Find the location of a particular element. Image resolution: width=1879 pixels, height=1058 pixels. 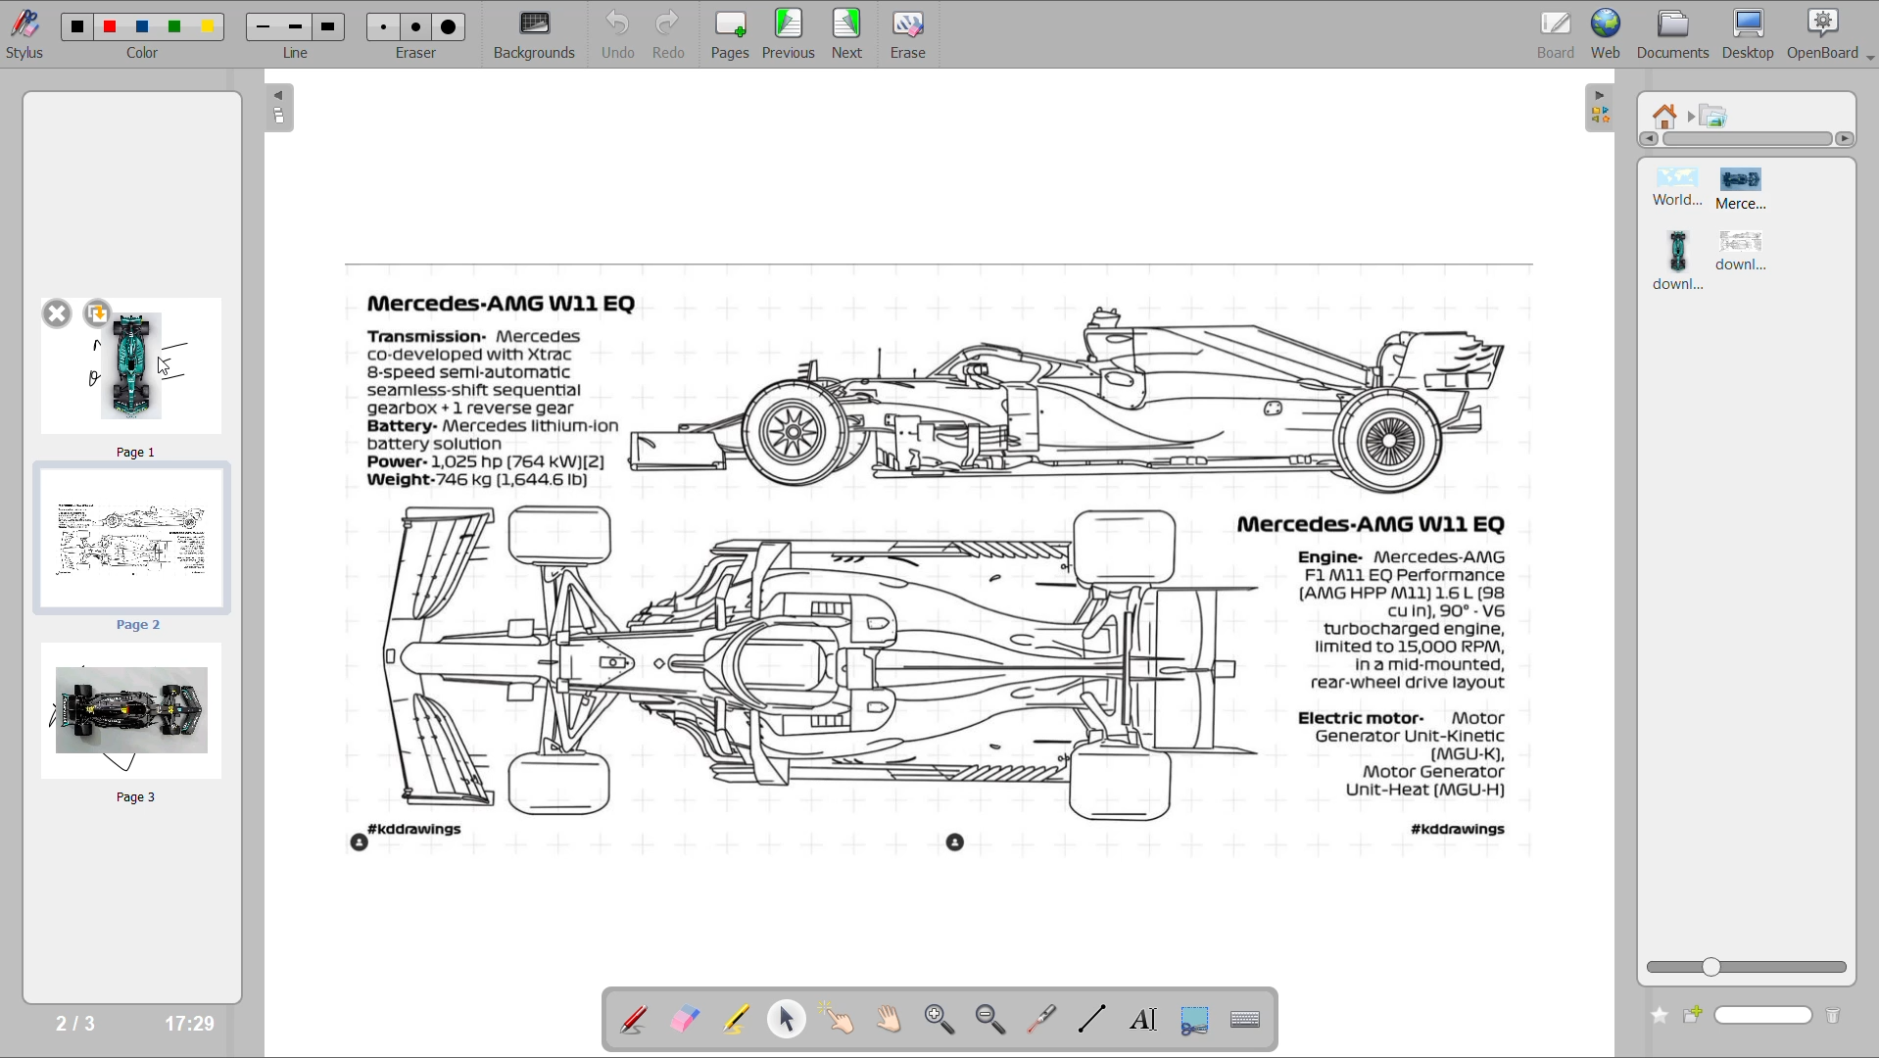

Mercedes-AMG W11 EQ is located at coordinates (1383, 518).